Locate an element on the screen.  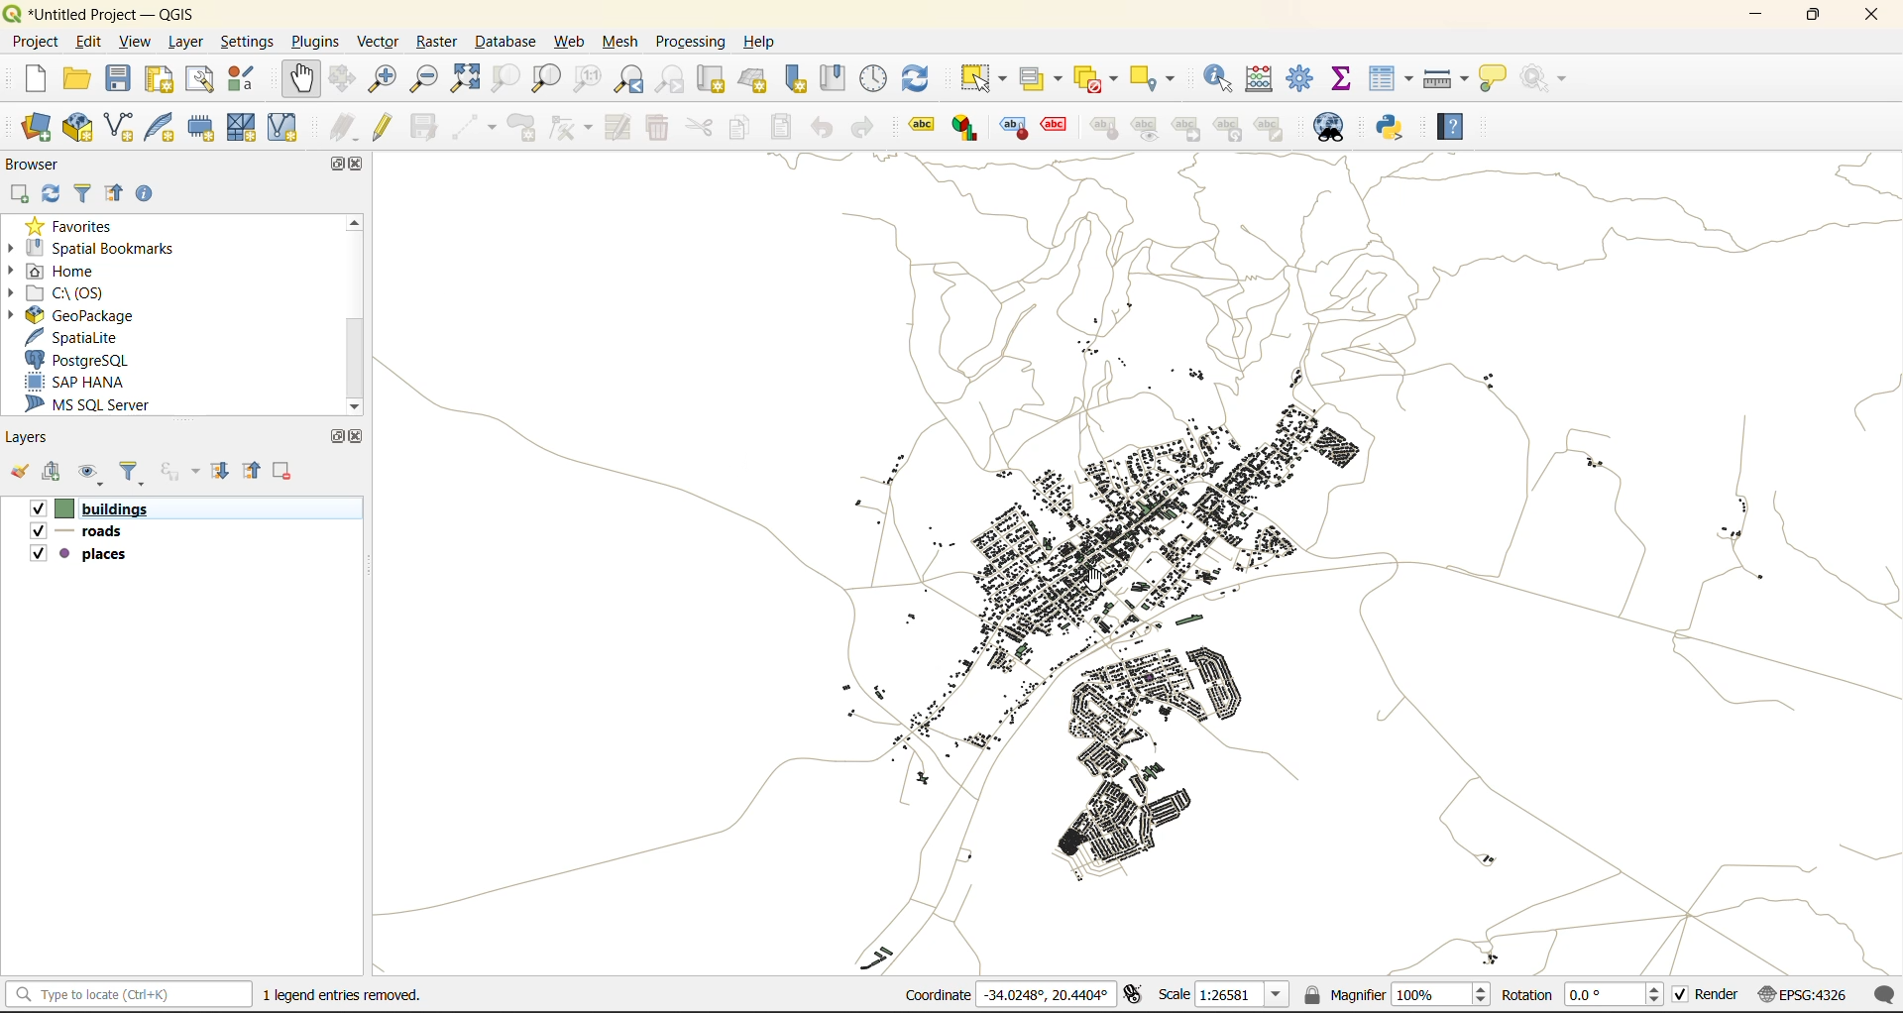
refresh is located at coordinates (916, 75).